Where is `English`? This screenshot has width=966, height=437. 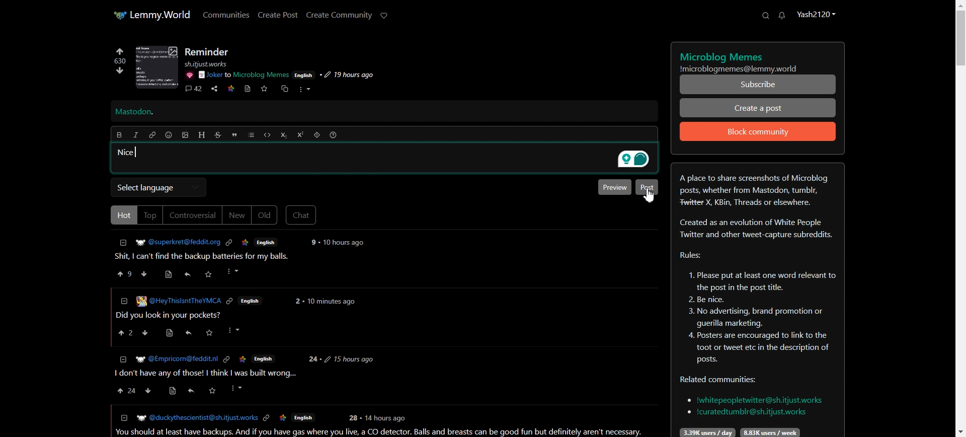 English is located at coordinates (266, 242).